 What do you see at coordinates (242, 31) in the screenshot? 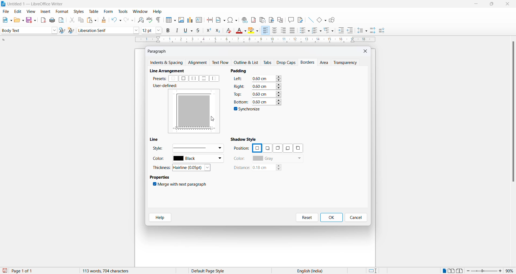
I see `font color` at bounding box center [242, 31].